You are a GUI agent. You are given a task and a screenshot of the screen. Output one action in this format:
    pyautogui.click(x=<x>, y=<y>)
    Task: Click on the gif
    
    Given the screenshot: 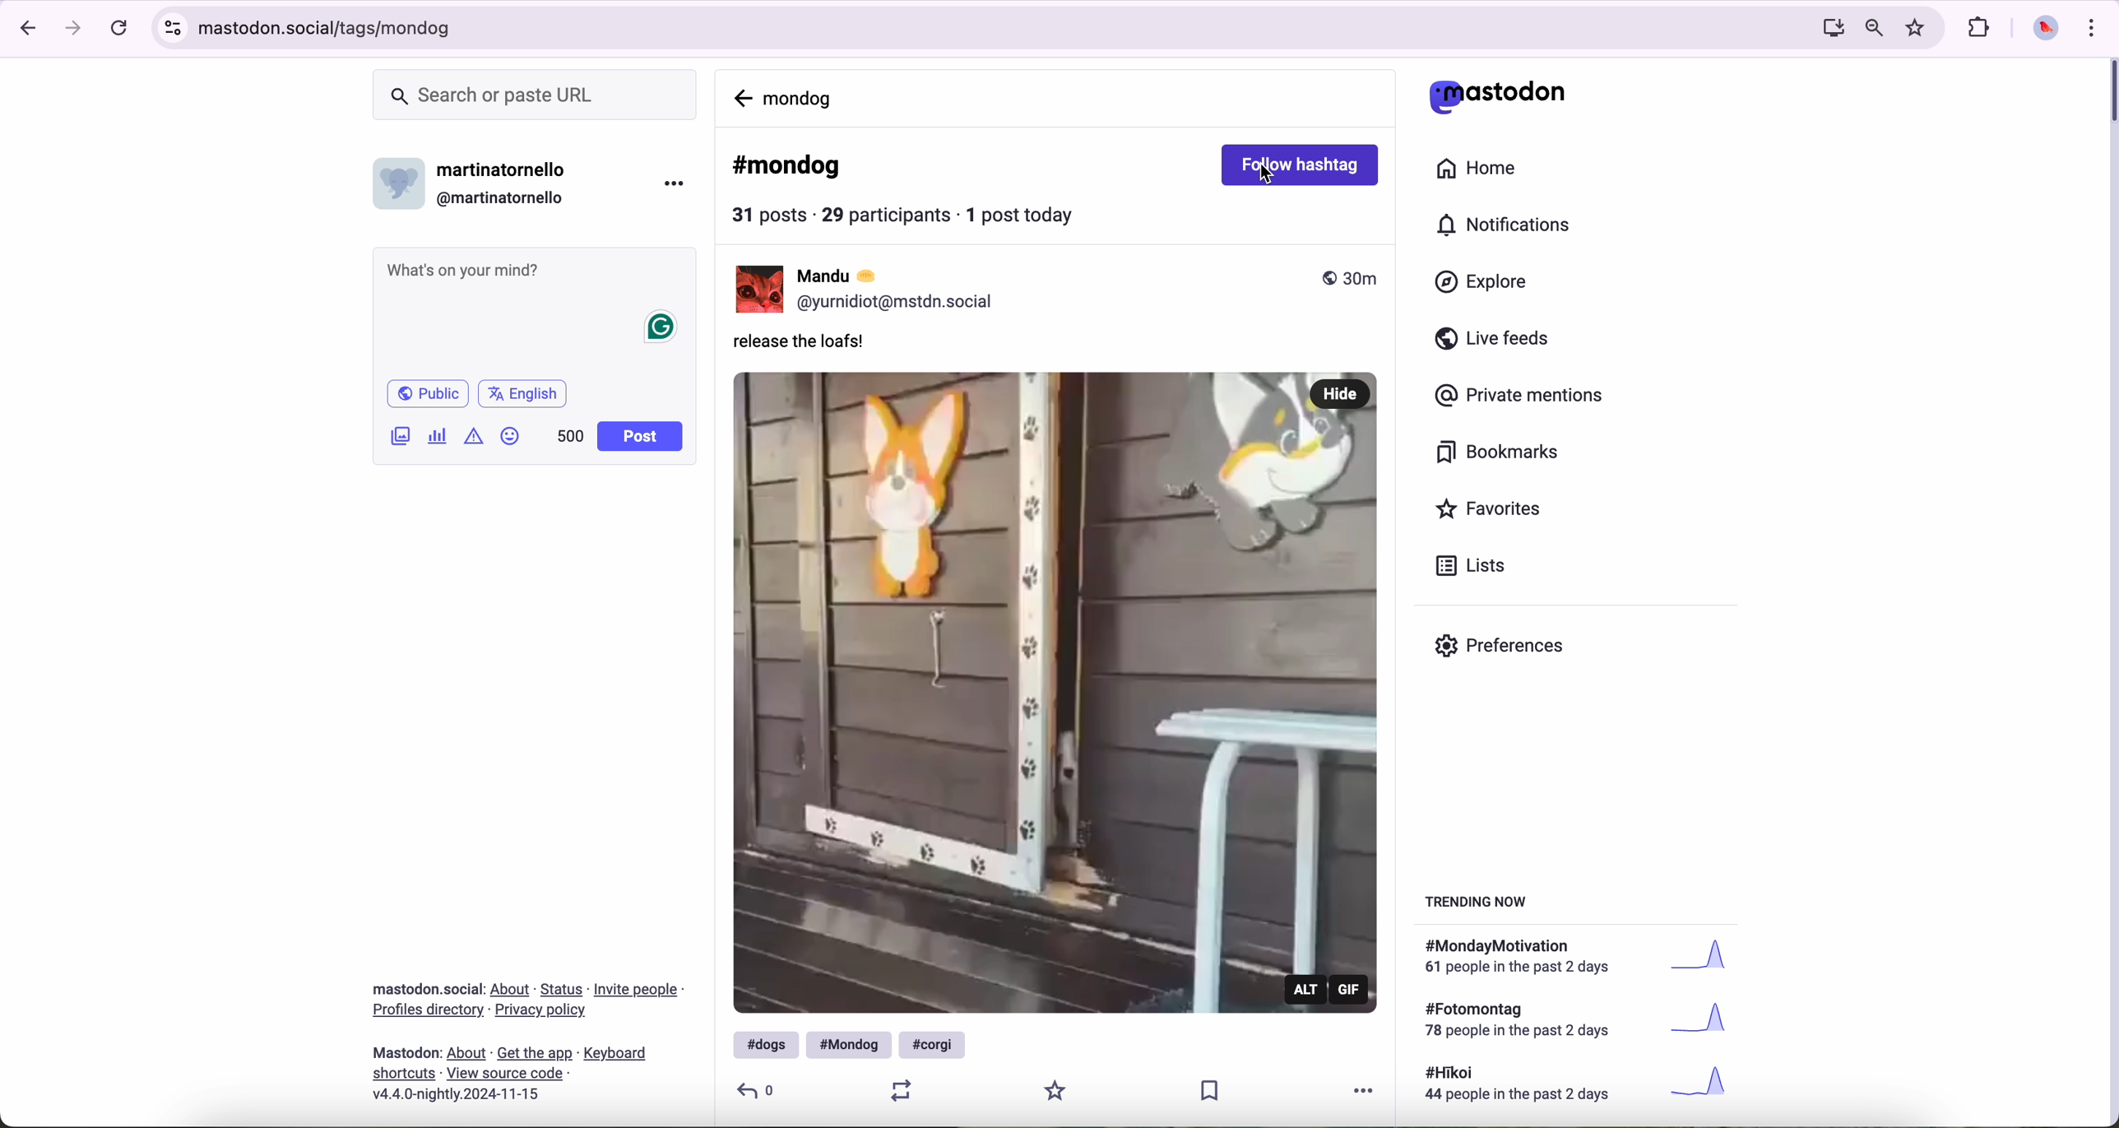 What is the action you would take?
    pyautogui.click(x=1352, y=990)
    